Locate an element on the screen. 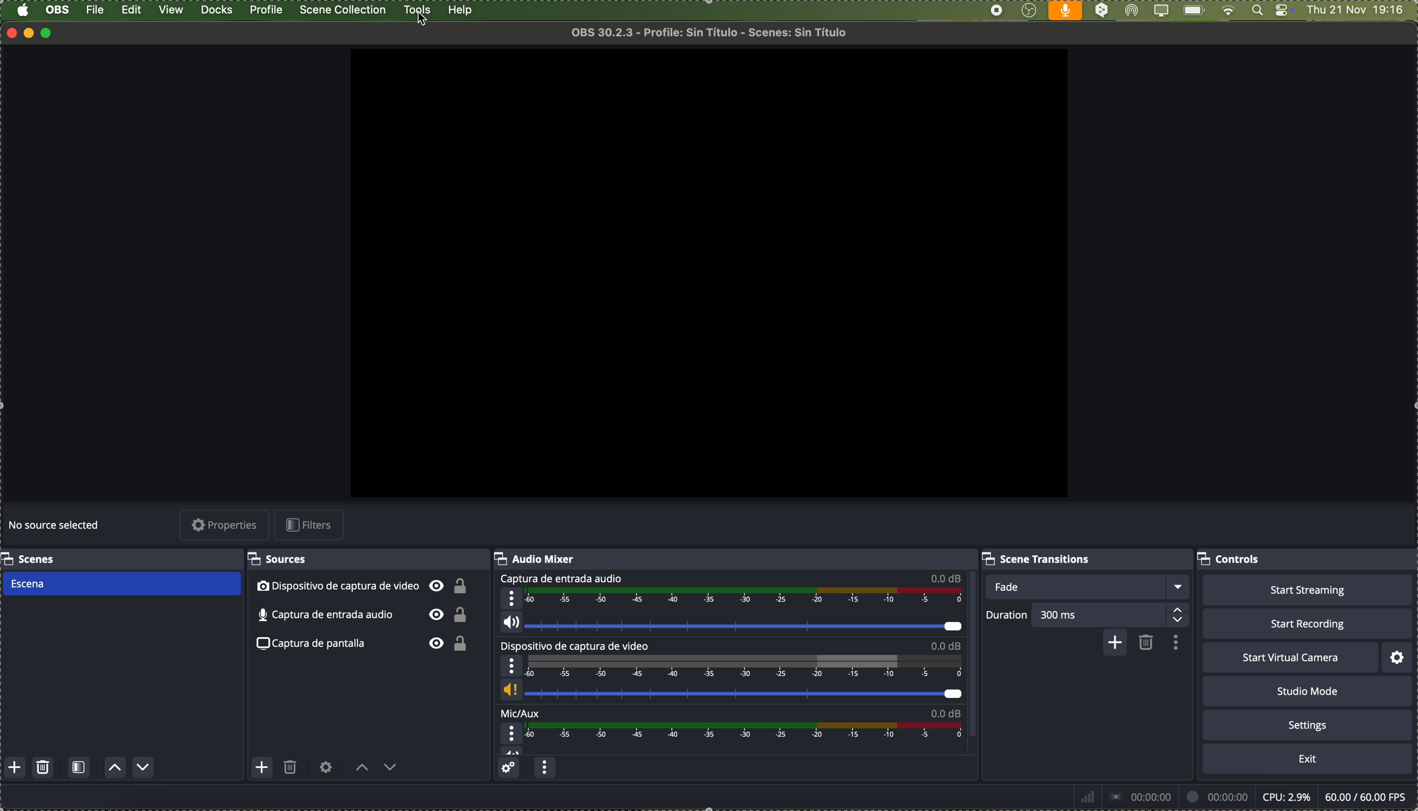  DeepL is located at coordinates (1102, 11).